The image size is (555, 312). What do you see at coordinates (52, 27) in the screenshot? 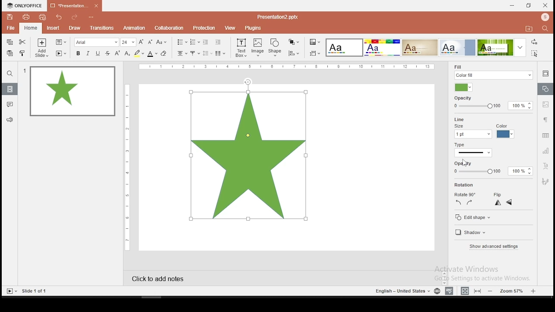
I see `insert` at bounding box center [52, 27].